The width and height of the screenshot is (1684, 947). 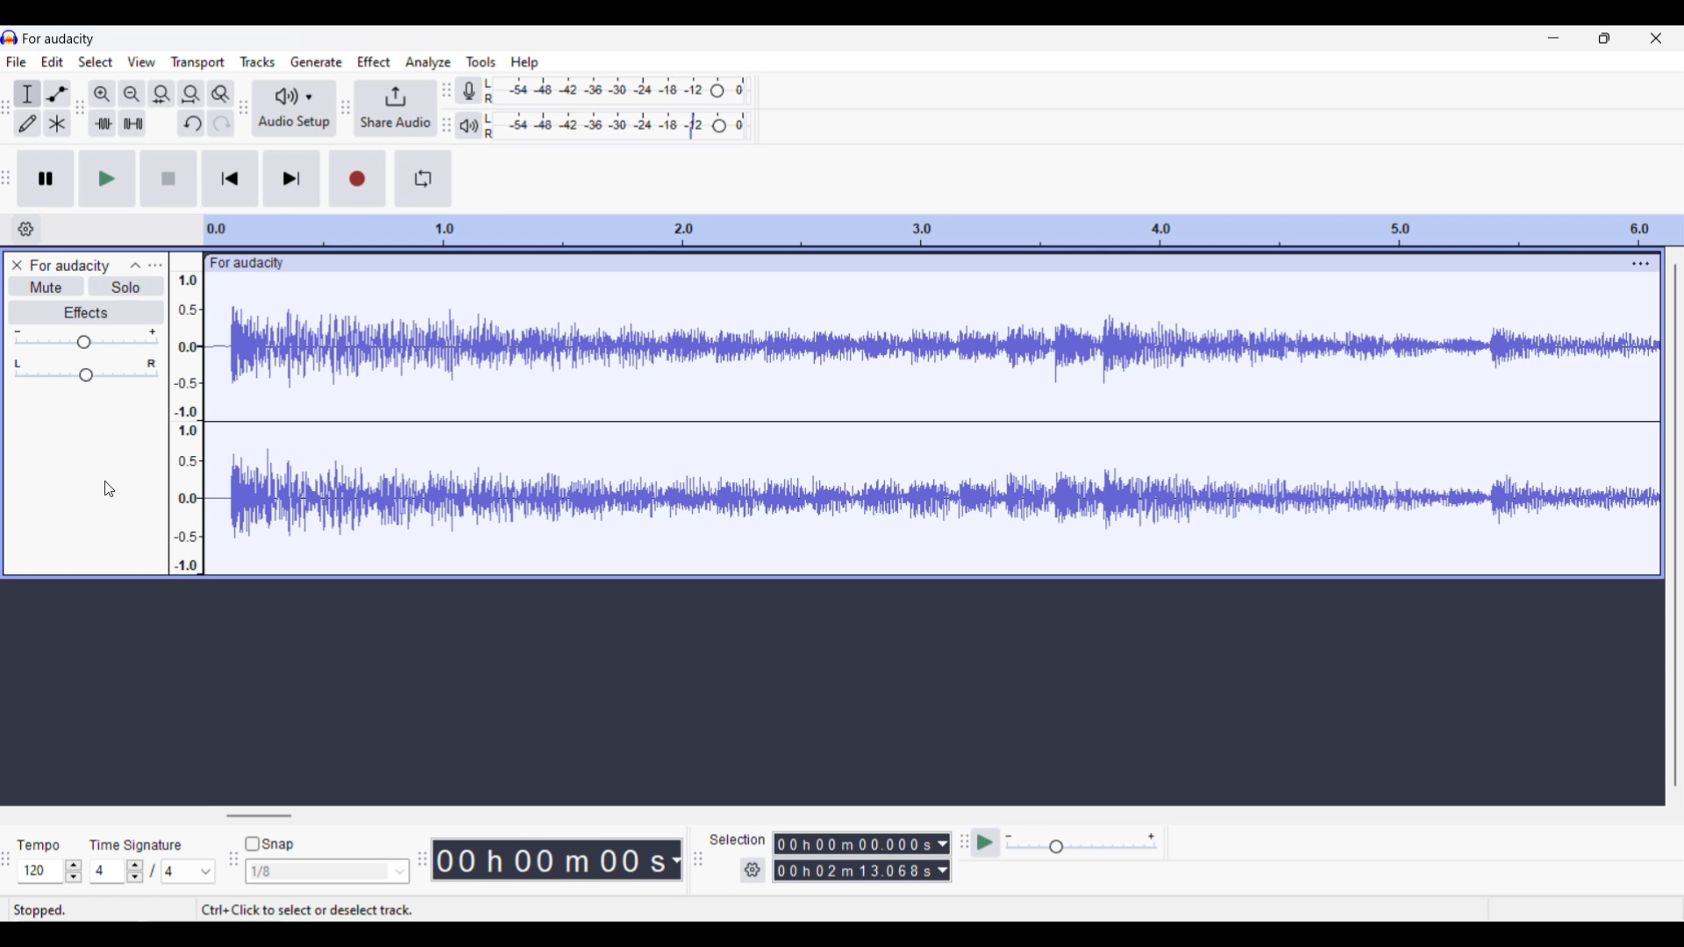 I want to click on For audacity, so click(x=59, y=39).